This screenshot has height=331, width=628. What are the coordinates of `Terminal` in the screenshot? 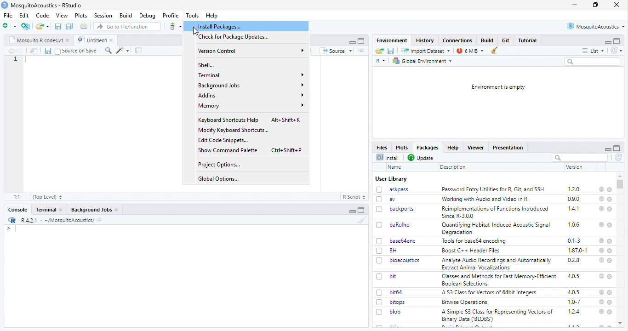 It's located at (251, 75).